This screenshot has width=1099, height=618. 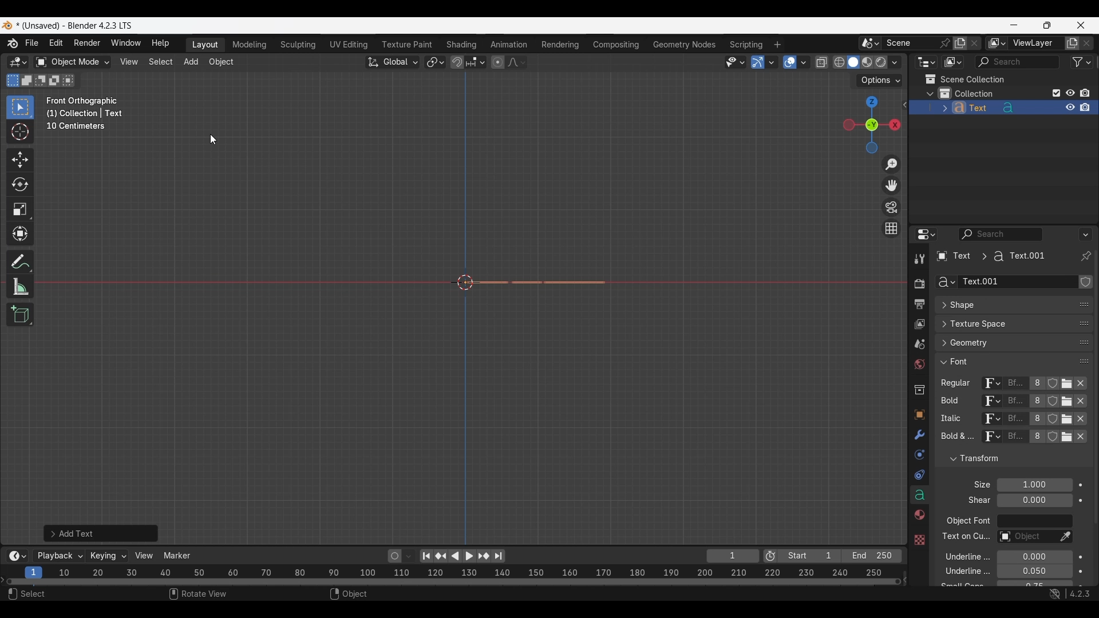 What do you see at coordinates (770, 556) in the screenshot?
I see `Use preview range` at bounding box center [770, 556].